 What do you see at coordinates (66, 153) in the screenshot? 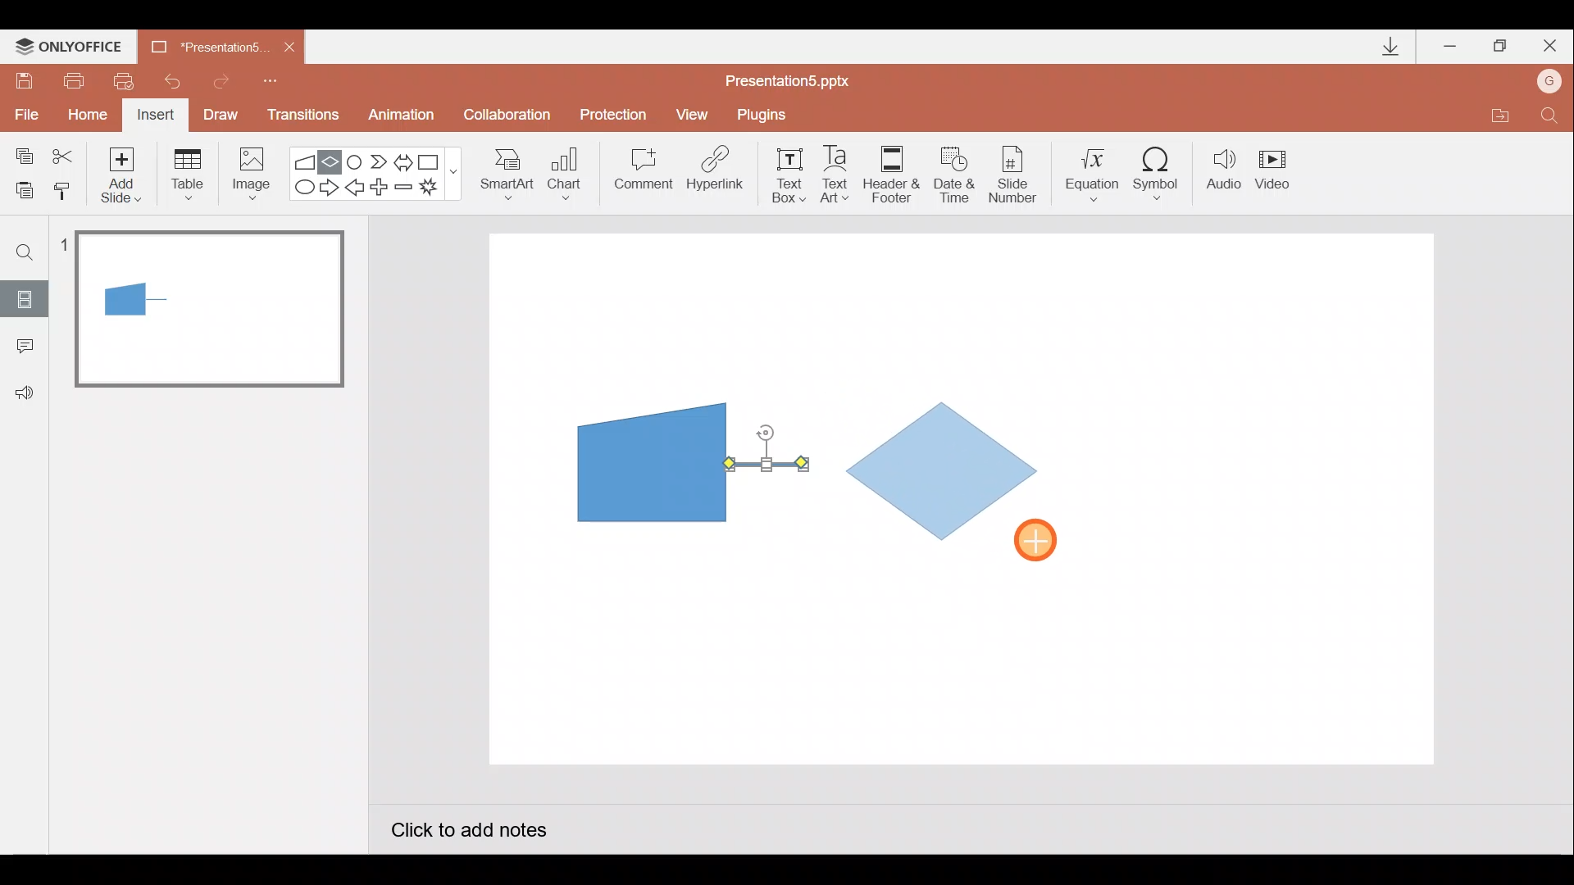
I see `Cut` at bounding box center [66, 153].